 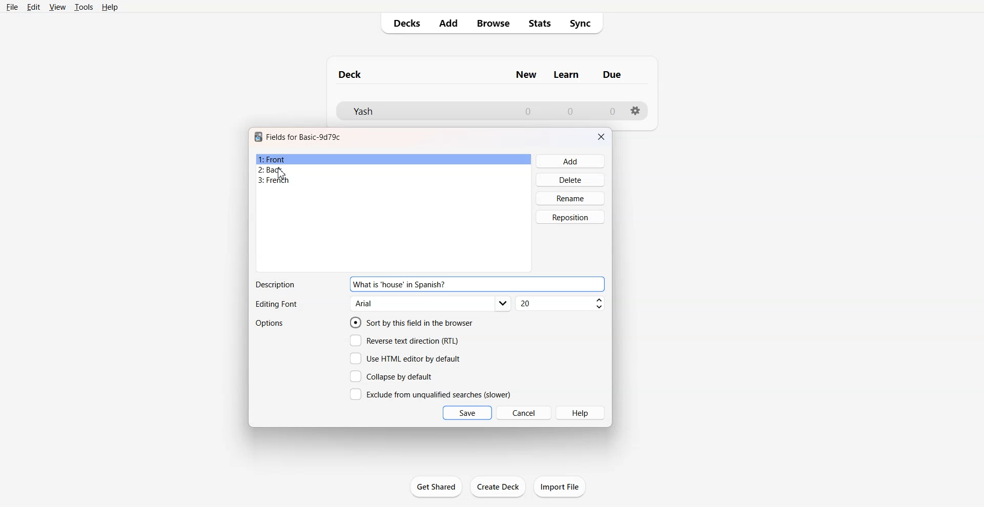 What do you see at coordinates (404, 341) in the screenshot?
I see `Reverse text direction (RTL)` at bounding box center [404, 341].